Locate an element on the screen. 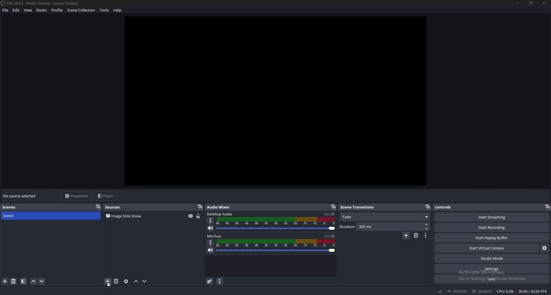 This screenshot has width=551, height=295. remove source is located at coordinates (14, 281).